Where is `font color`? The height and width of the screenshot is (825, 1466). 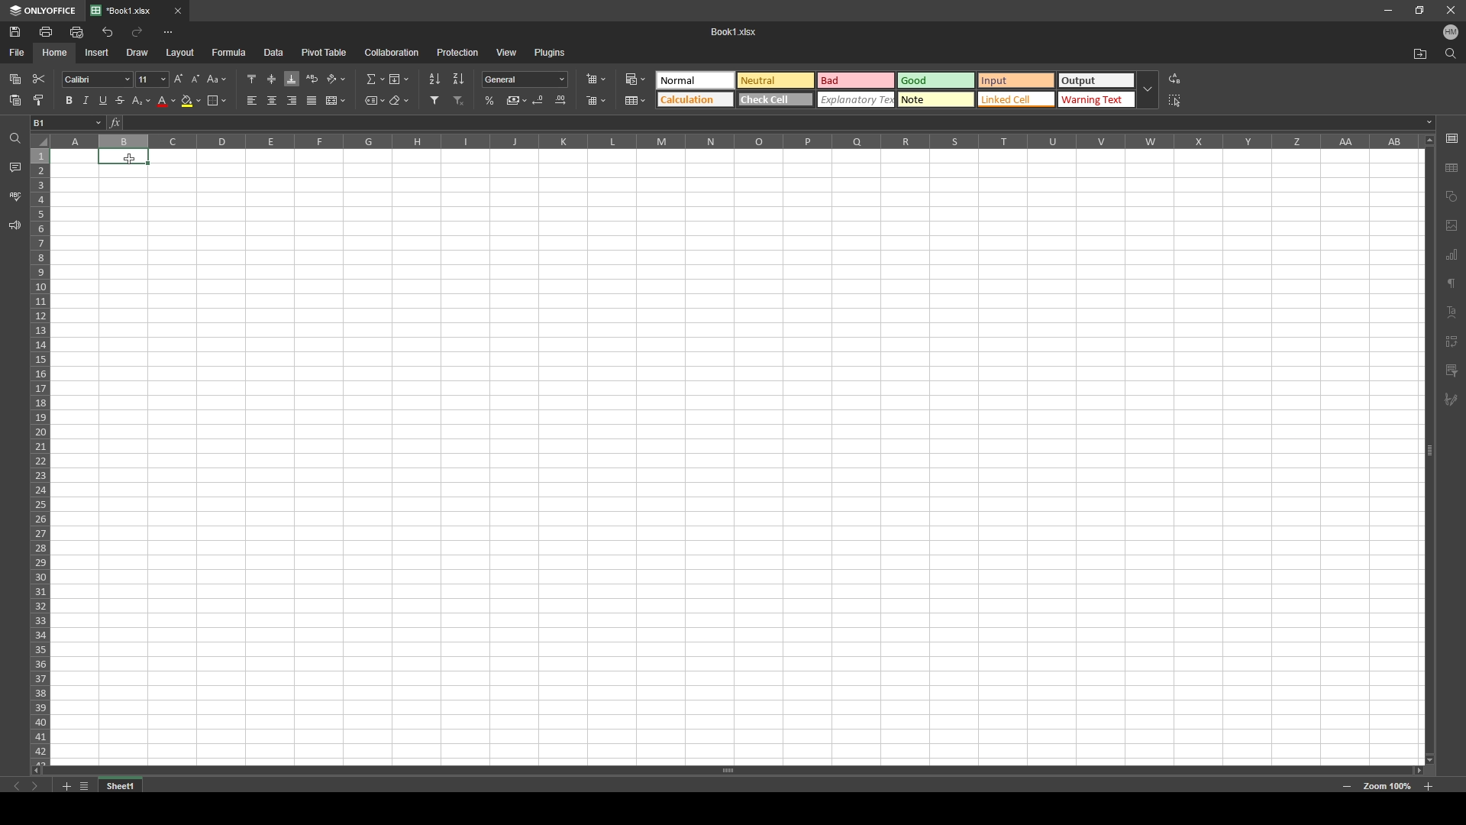 font color is located at coordinates (166, 102).